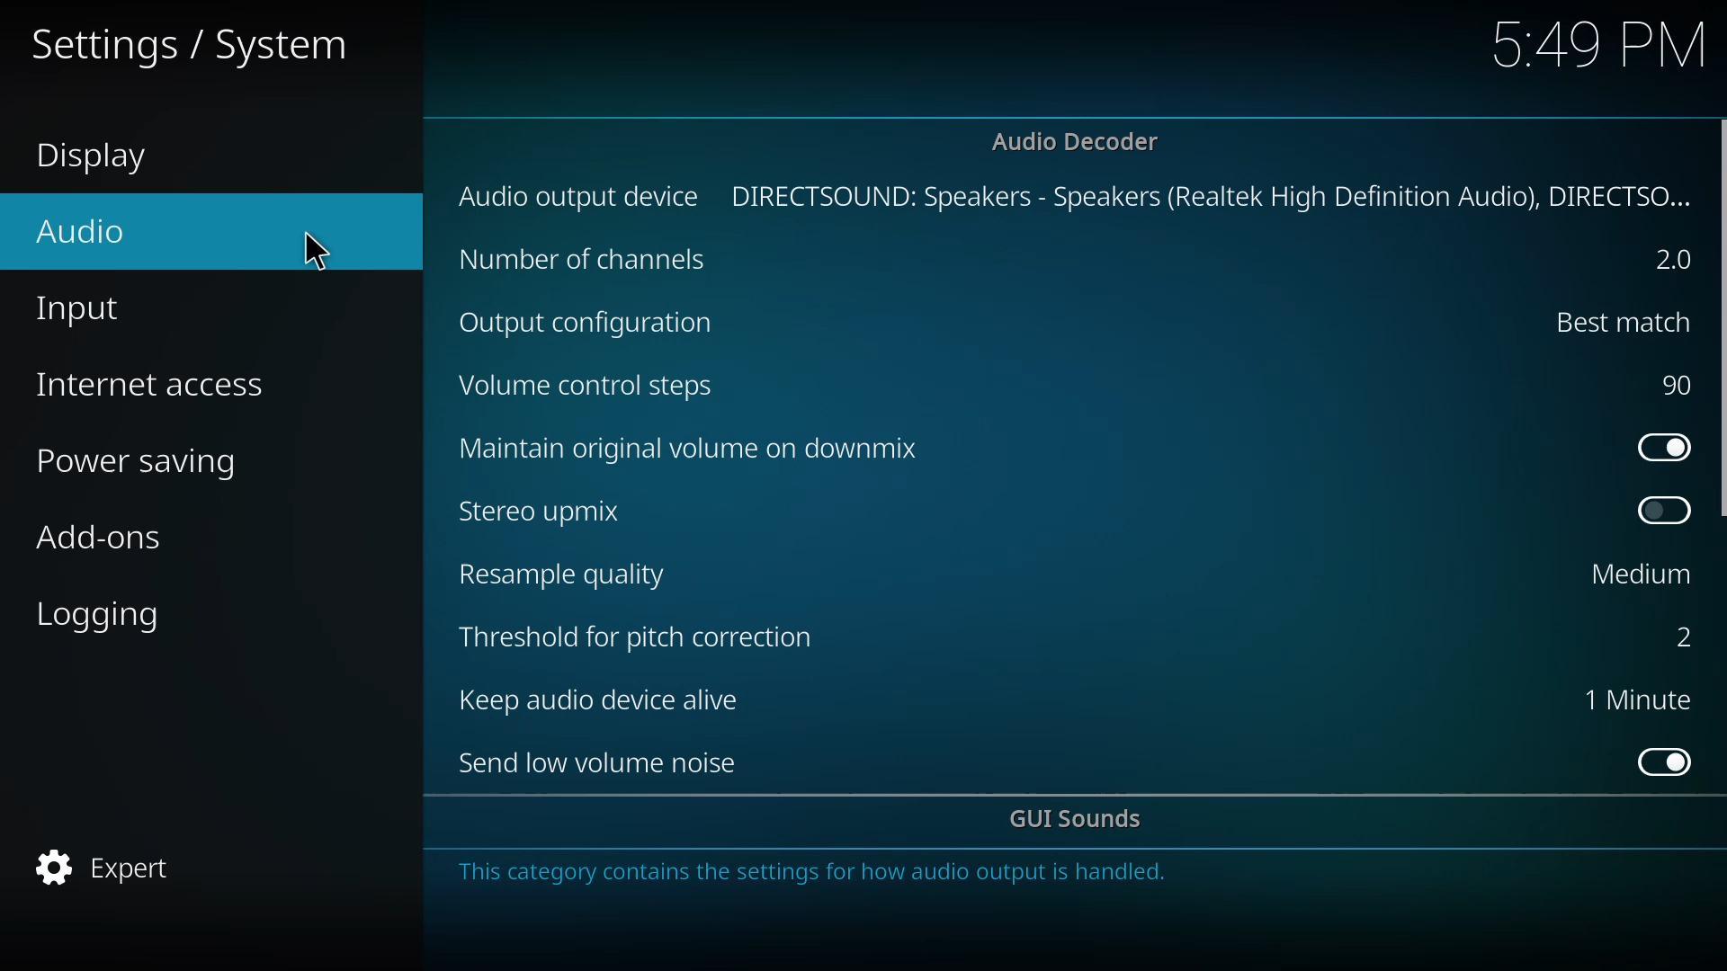 The image size is (1727, 971). Describe the element at coordinates (603, 765) in the screenshot. I see `send low volume noise` at that location.